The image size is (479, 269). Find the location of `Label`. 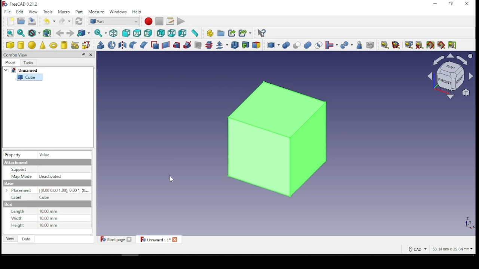

Label is located at coordinates (17, 198).